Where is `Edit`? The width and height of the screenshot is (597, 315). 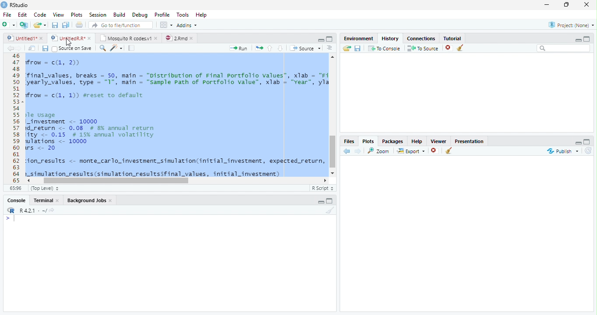 Edit is located at coordinates (22, 14).